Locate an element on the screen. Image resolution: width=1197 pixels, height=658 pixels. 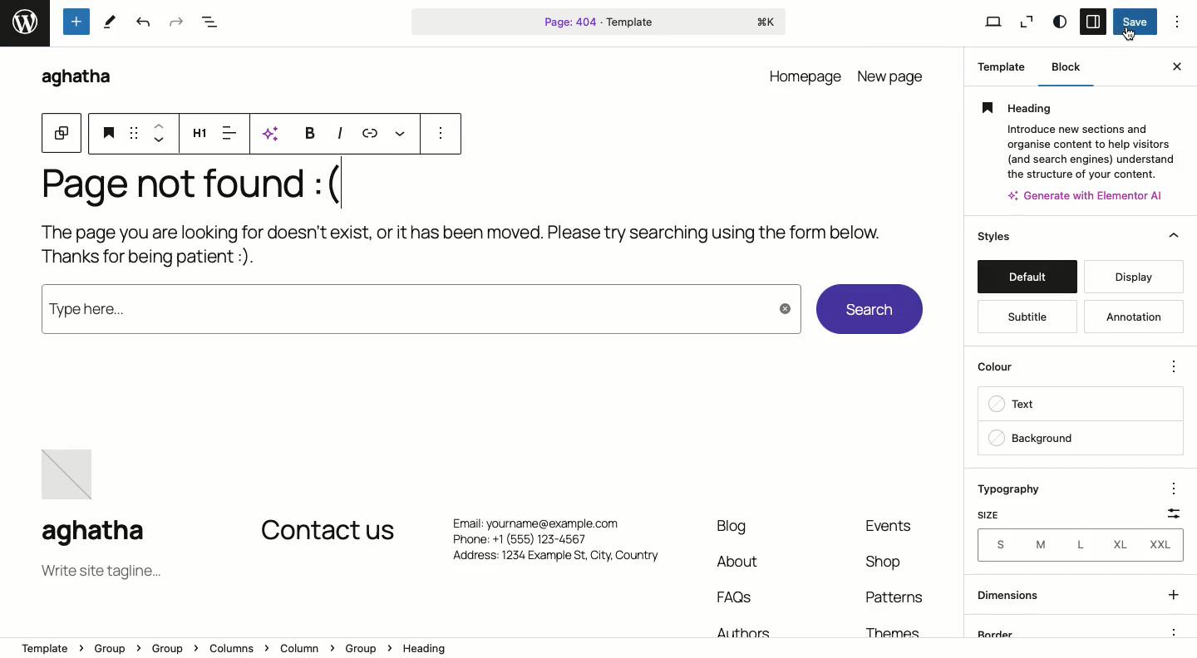
Style is located at coordinates (1061, 22).